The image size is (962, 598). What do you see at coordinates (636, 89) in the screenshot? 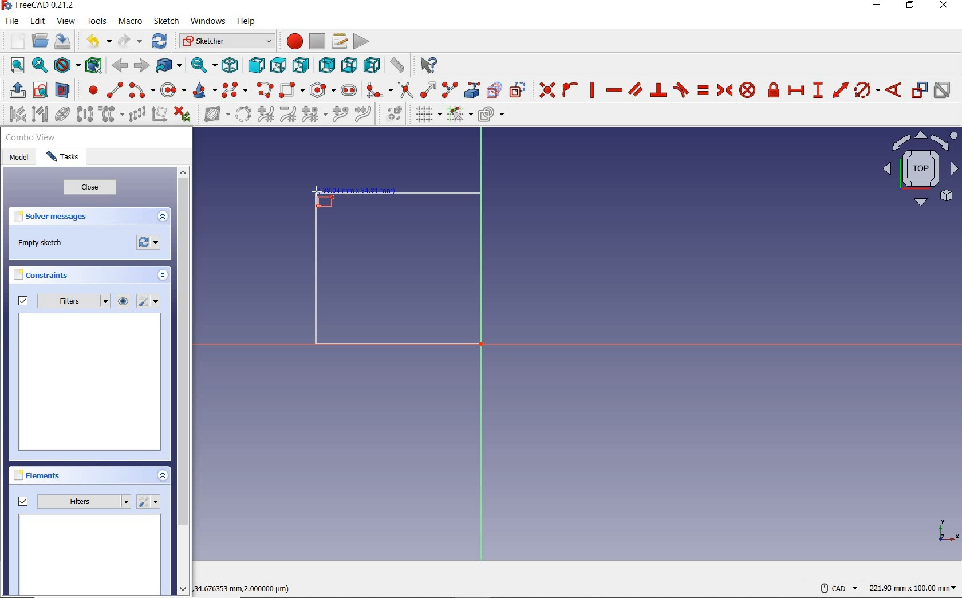
I see `constrain parallel` at bounding box center [636, 89].